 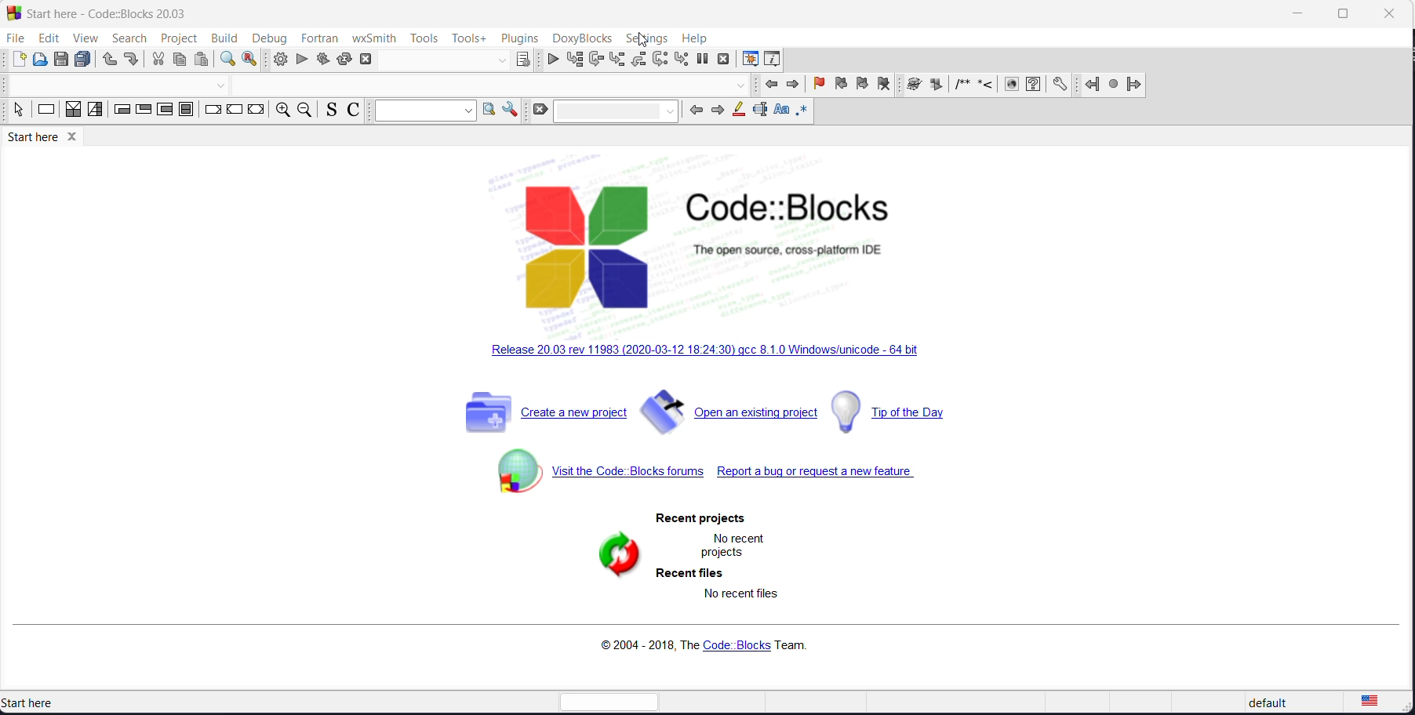 What do you see at coordinates (781, 112) in the screenshot?
I see `match case` at bounding box center [781, 112].